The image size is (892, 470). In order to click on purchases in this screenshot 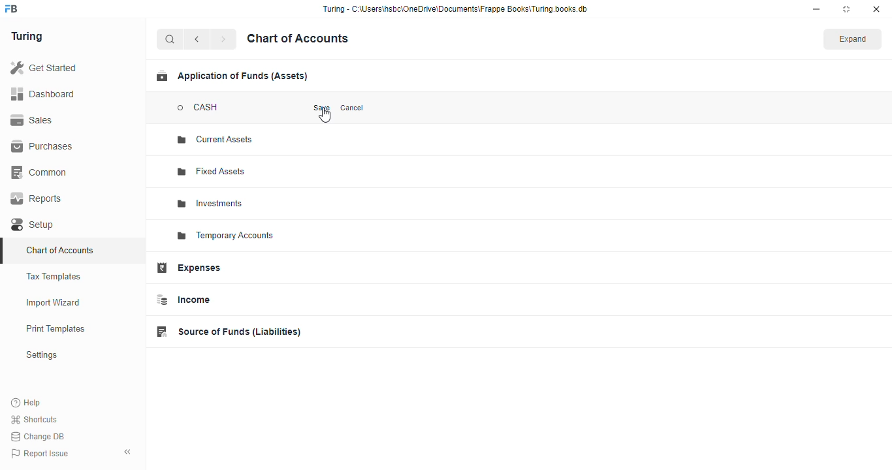, I will do `click(44, 147)`.